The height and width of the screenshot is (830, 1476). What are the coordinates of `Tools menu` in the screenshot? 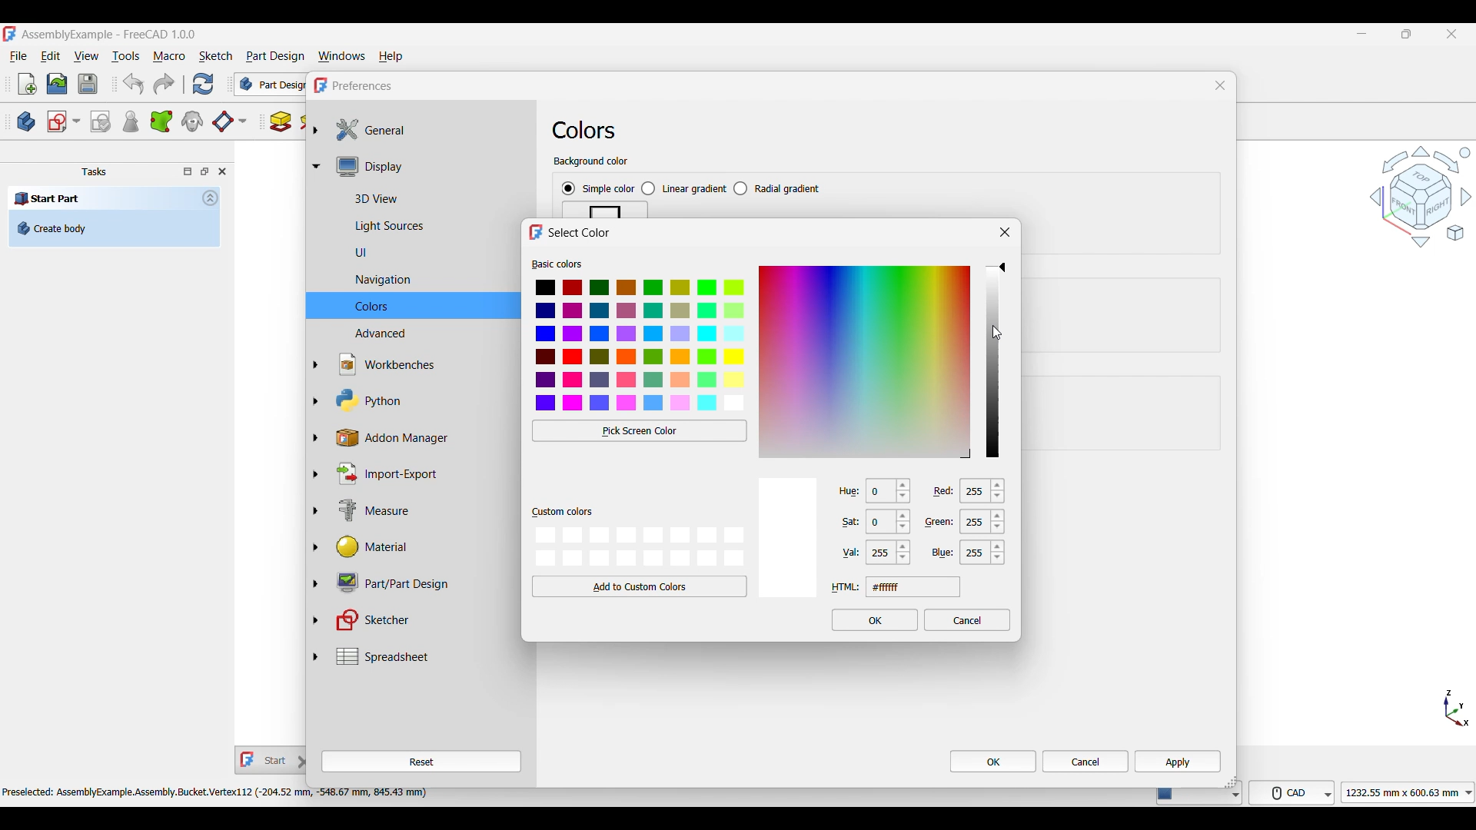 It's located at (125, 56).